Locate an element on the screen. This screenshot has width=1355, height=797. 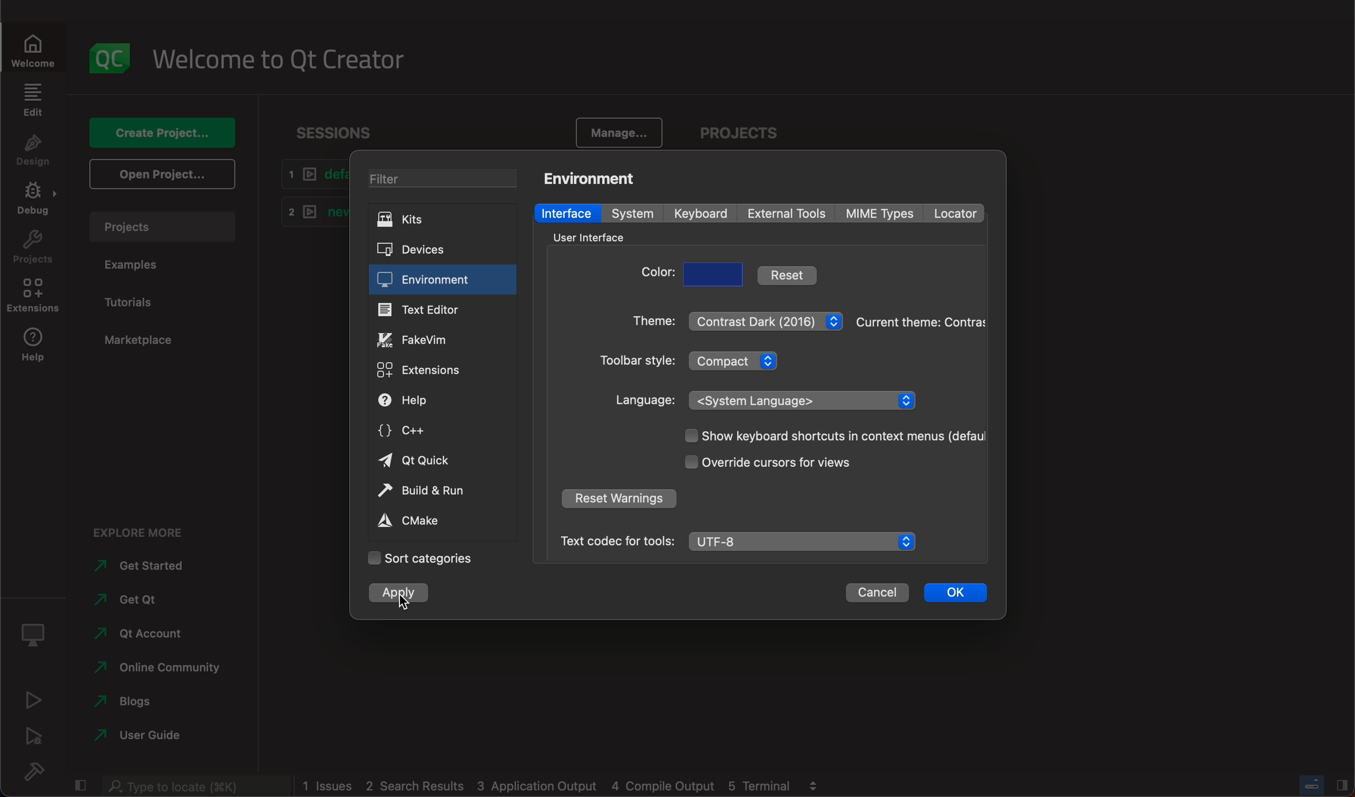
C++ is located at coordinates (438, 429).